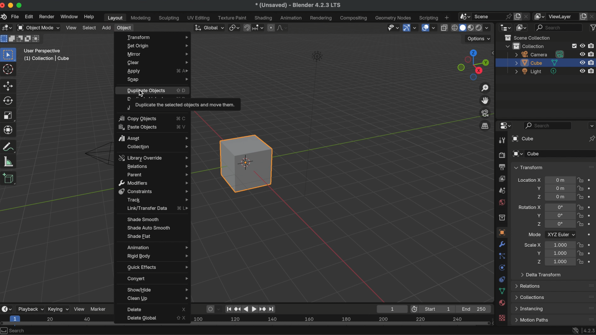 This screenshot has width=596, height=335. I want to click on lock location, so click(580, 181).